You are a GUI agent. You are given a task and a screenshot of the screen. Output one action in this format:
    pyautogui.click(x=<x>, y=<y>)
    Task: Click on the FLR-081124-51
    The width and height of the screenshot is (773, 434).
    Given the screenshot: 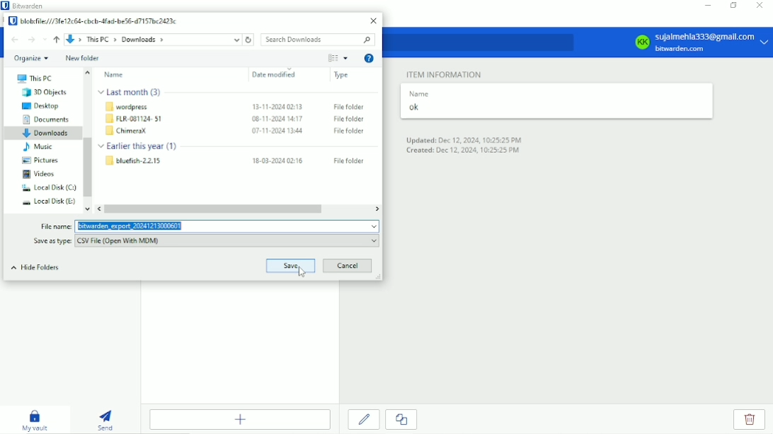 What is the action you would take?
    pyautogui.click(x=134, y=119)
    